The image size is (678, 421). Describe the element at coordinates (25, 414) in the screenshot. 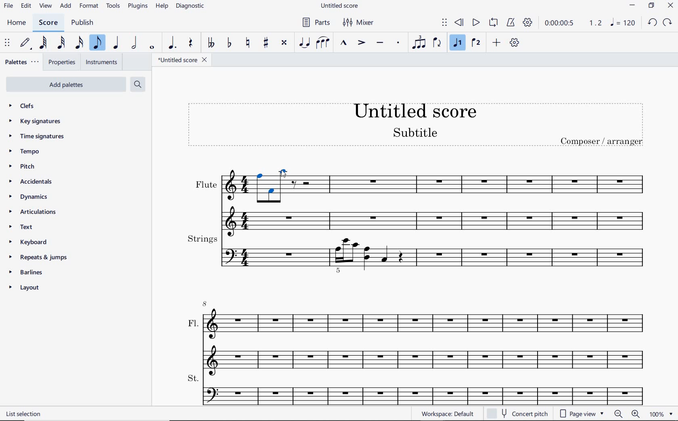

I see `LIST SELECTION` at that location.